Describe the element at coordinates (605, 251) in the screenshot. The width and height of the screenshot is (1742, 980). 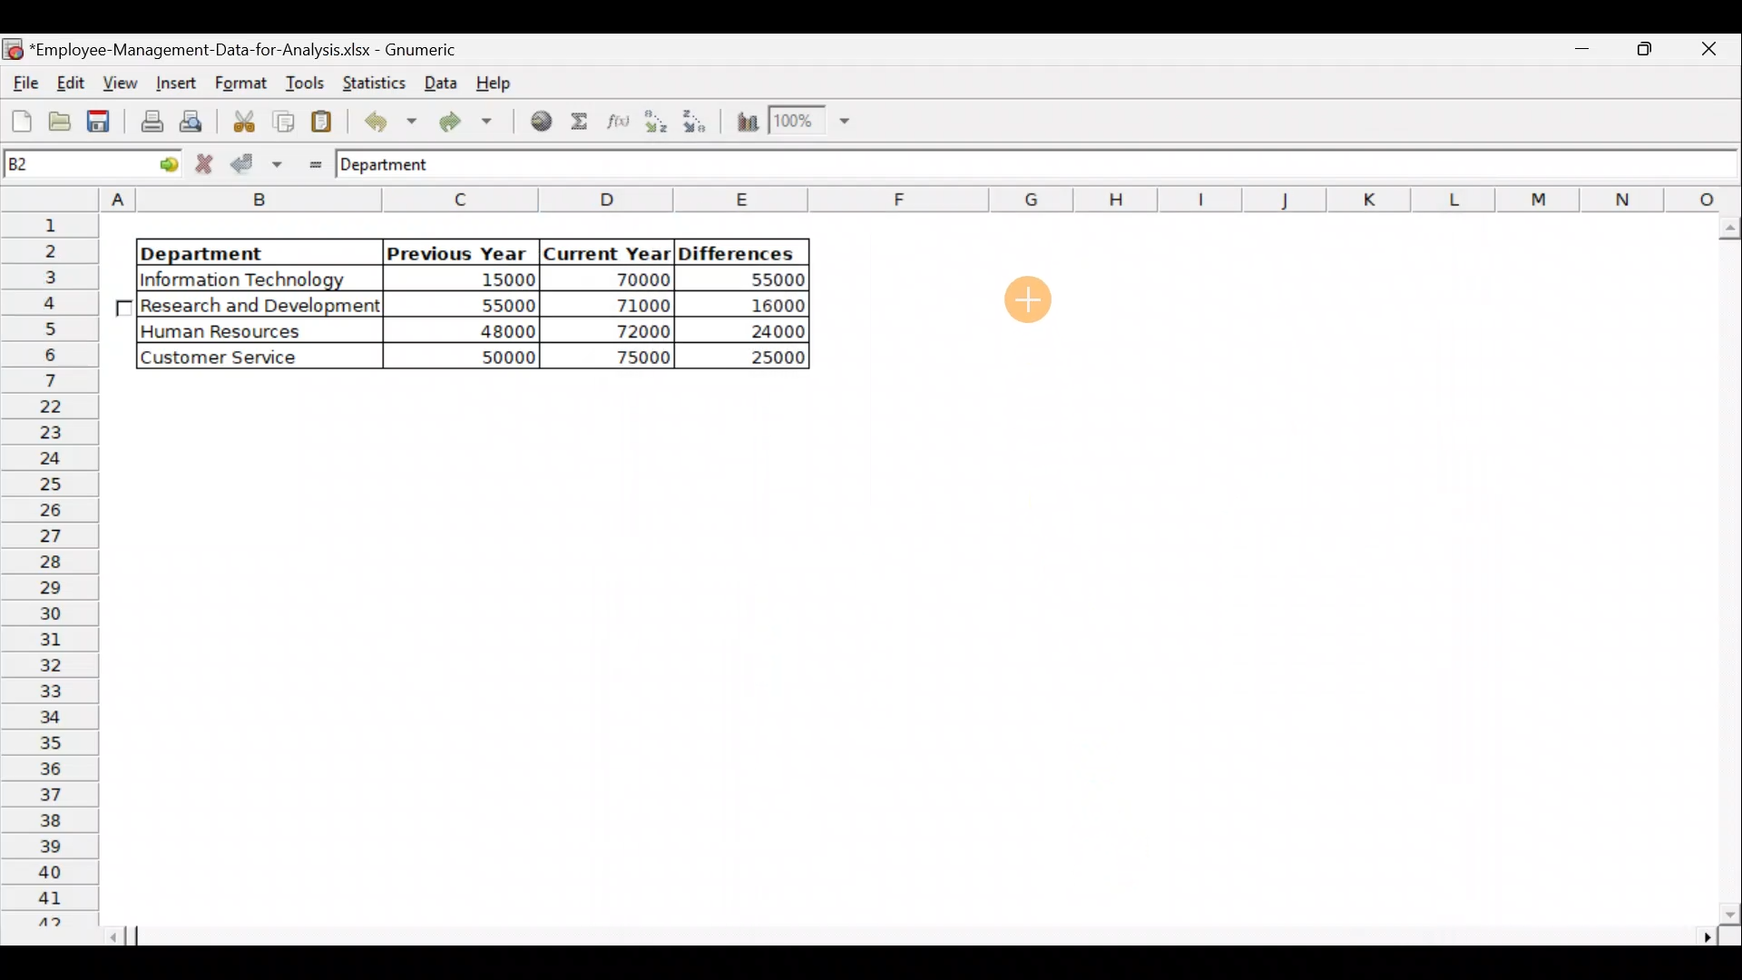
I see `Current Year` at that location.